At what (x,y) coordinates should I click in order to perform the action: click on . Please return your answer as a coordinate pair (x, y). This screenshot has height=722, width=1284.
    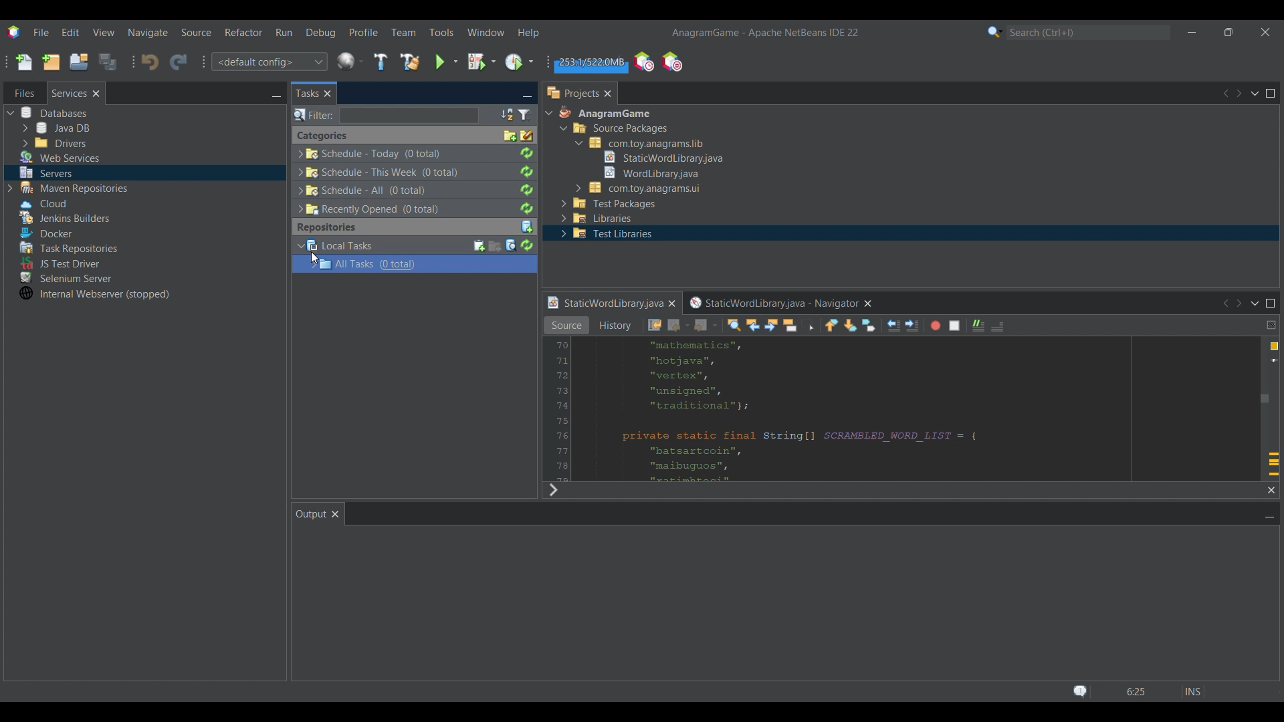
    Looking at the image, I should click on (413, 245).